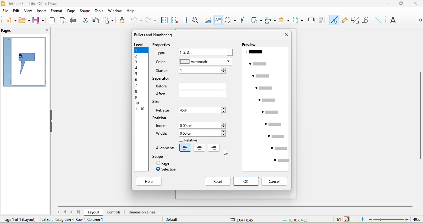 The width and height of the screenshot is (423, 223). Describe the element at coordinates (162, 62) in the screenshot. I see `color` at that location.